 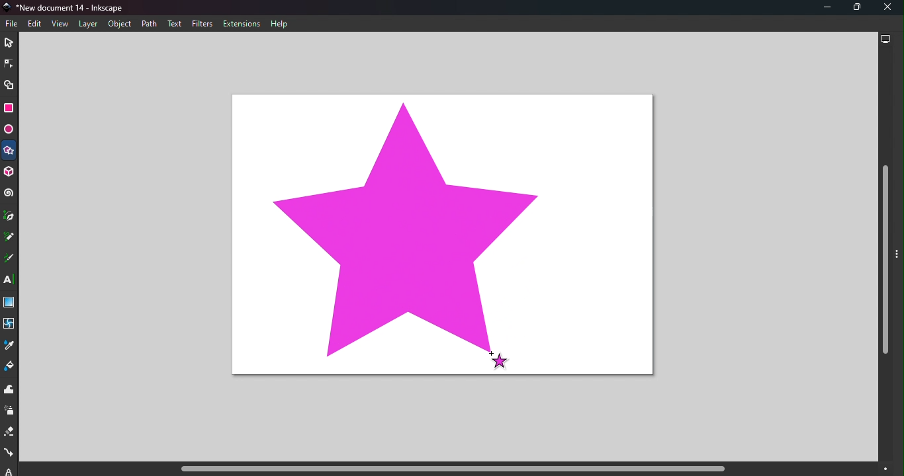 What do you see at coordinates (10, 280) in the screenshot?
I see `Text tool` at bounding box center [10, 280].